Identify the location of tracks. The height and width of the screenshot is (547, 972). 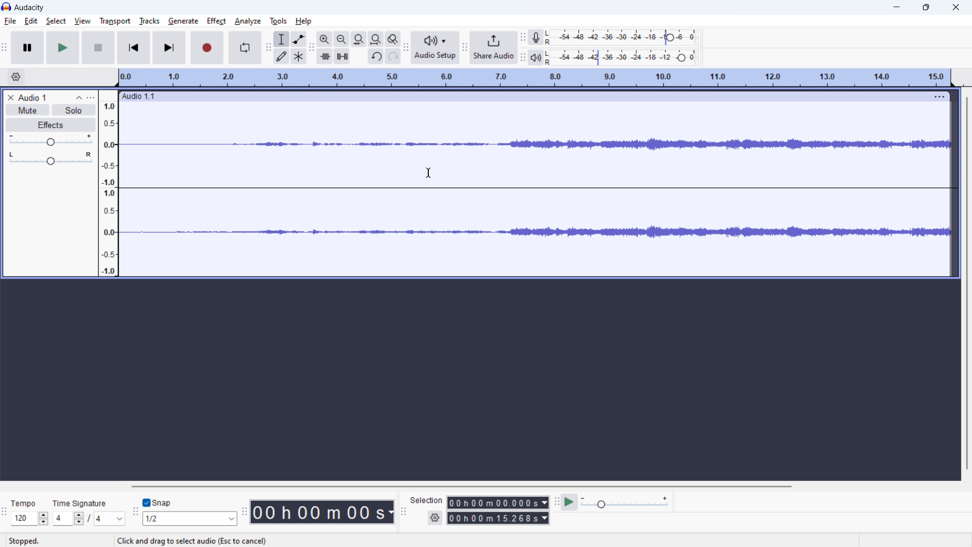
(149, 21).